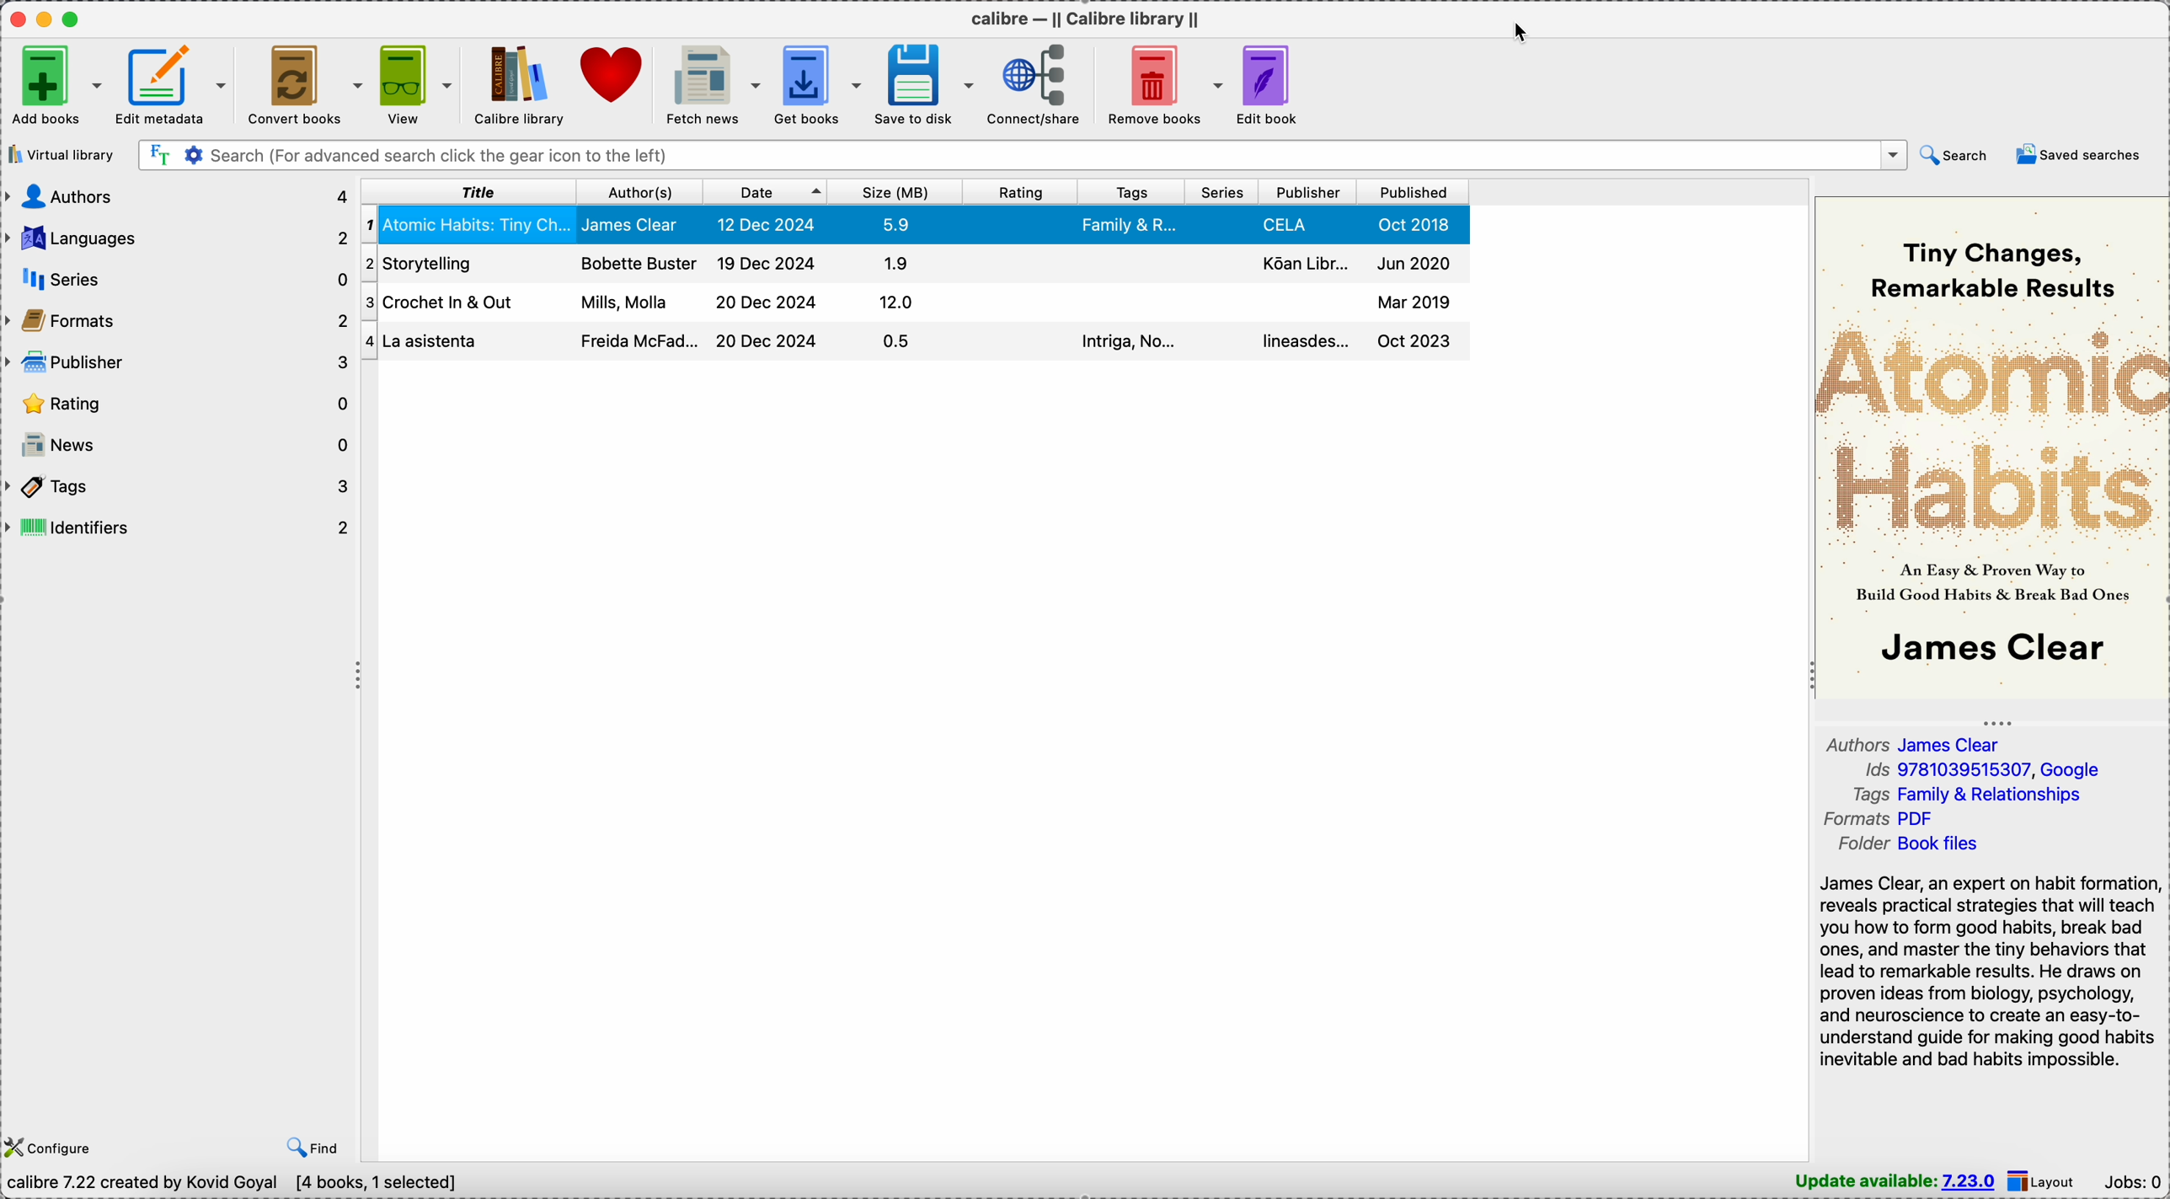 Image resolution: width=2170 pixels, height=1199 pixels. Describe the element at coordinates (613, 78) in the screenshot. I see `donate` at that location.